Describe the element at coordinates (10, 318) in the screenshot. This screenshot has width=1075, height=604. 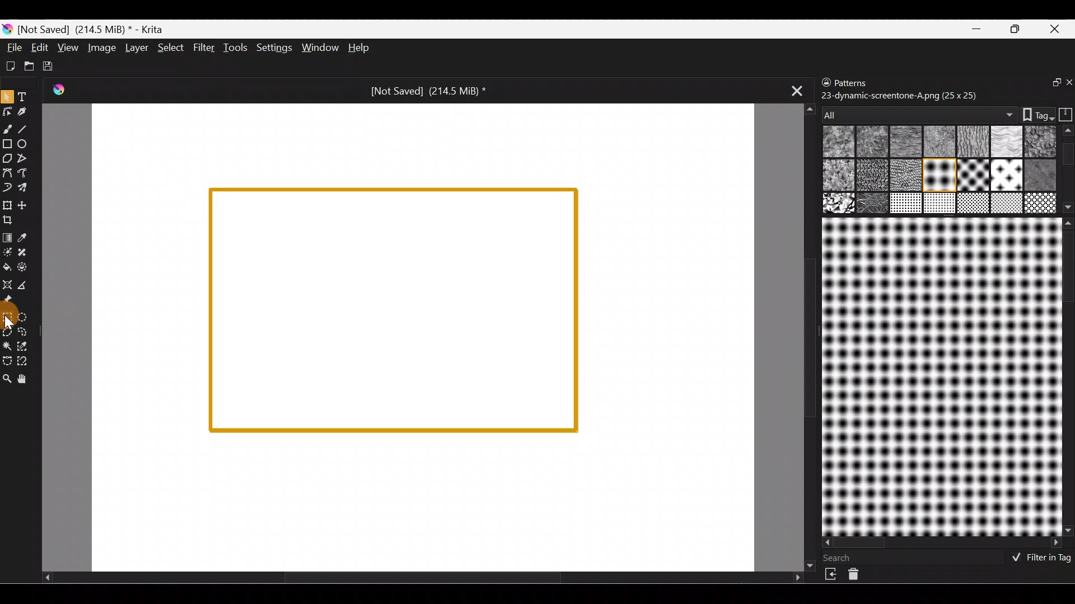
I see `Cursor on rectangular selection tool` at that location.